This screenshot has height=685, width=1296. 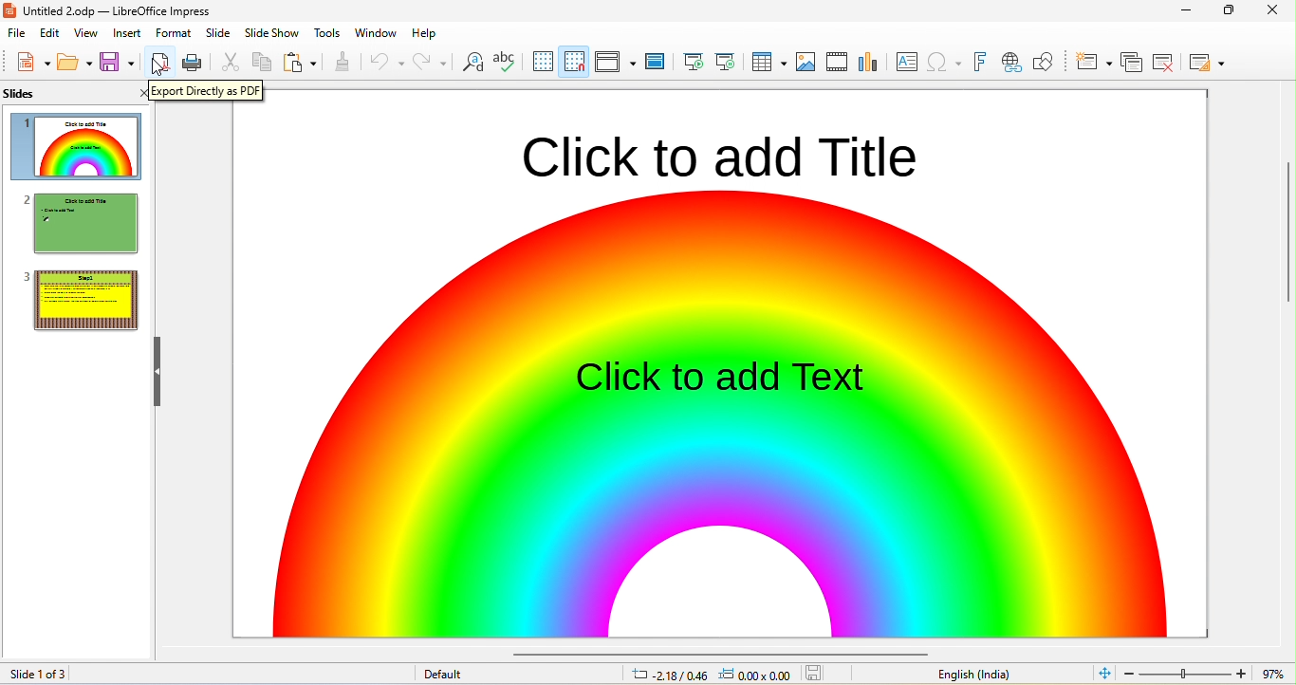 I want to click on slide3, so click(x=78, y=300).